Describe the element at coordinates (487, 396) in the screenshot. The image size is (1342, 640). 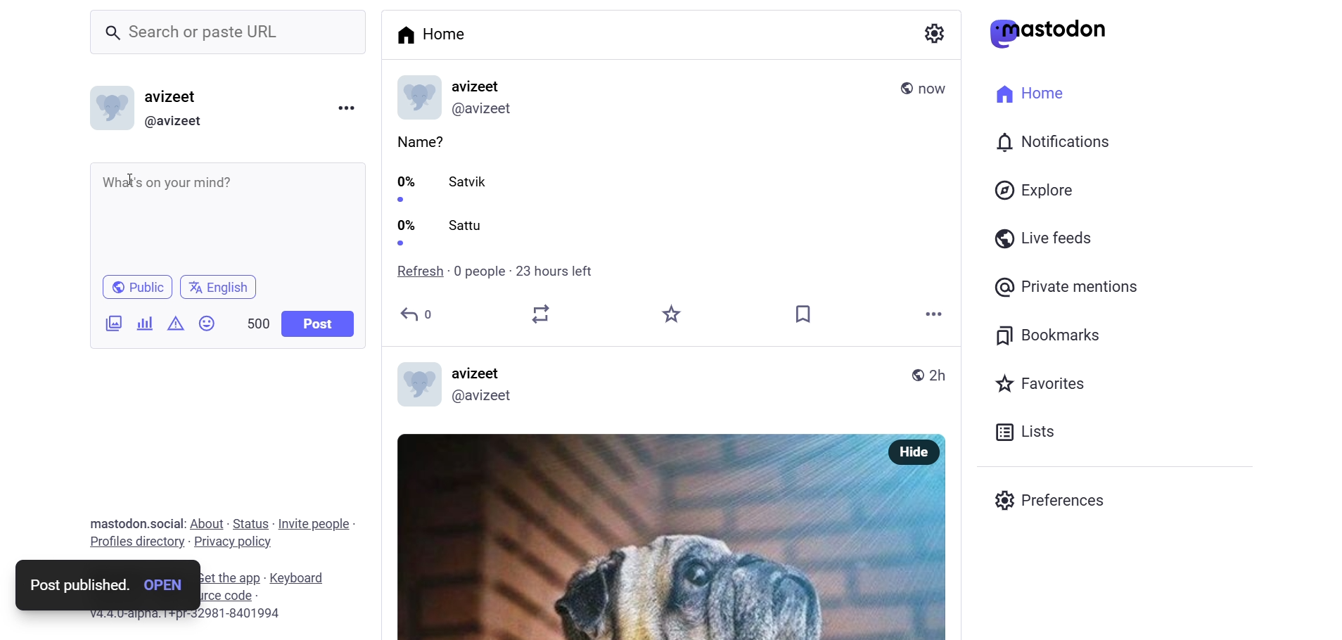
I see `@avizeet` at that location.